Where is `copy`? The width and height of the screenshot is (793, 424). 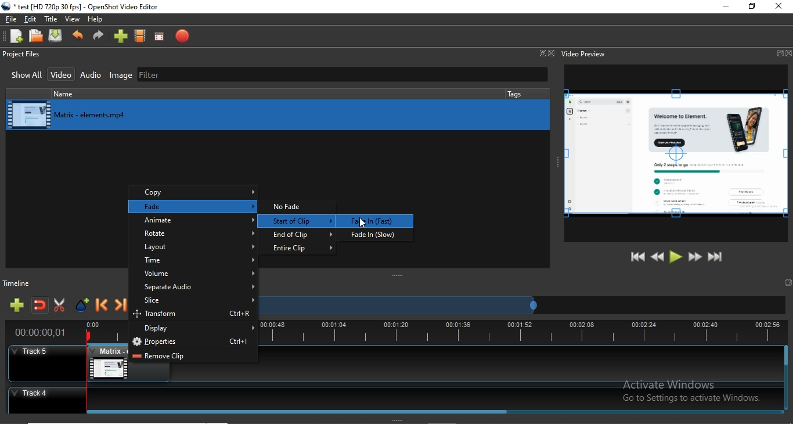
copy is located at coordinates (194, 192).